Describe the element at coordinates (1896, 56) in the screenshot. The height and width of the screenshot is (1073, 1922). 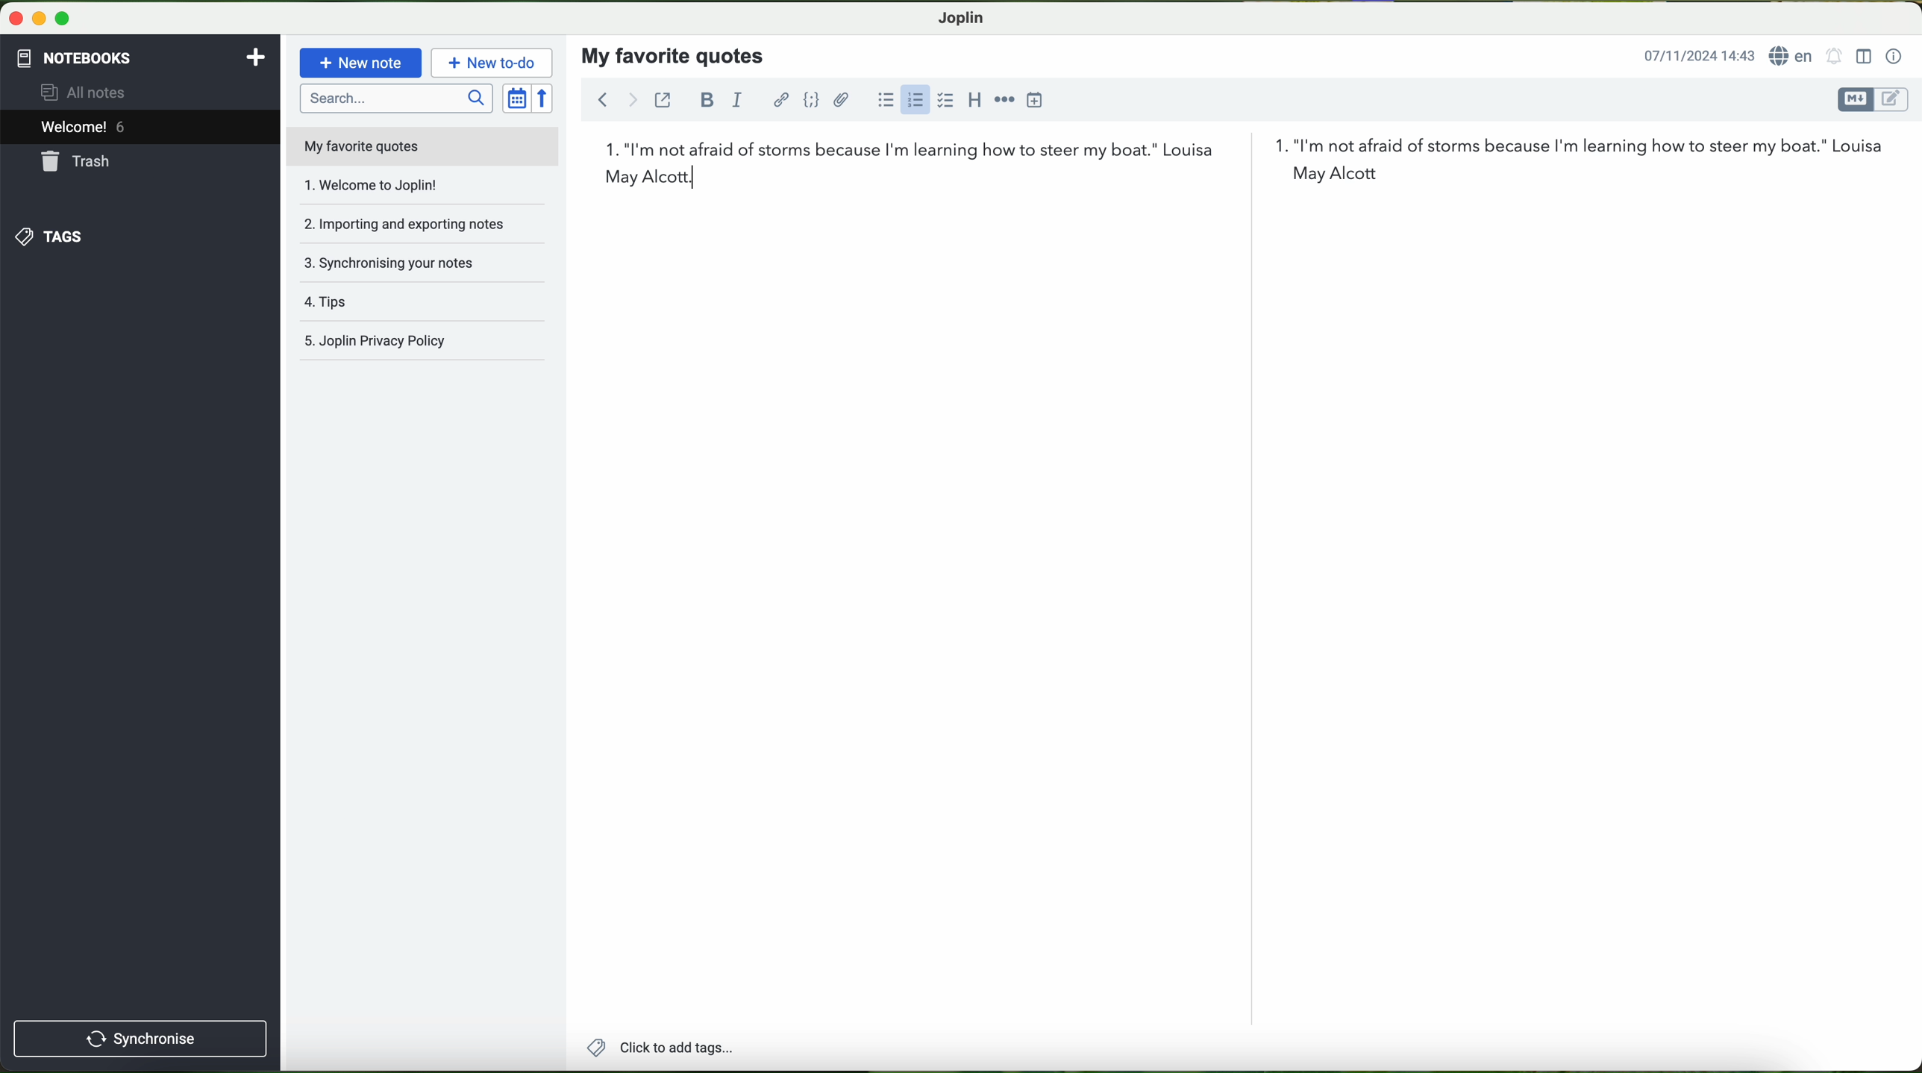
I see `note properties` at that location.